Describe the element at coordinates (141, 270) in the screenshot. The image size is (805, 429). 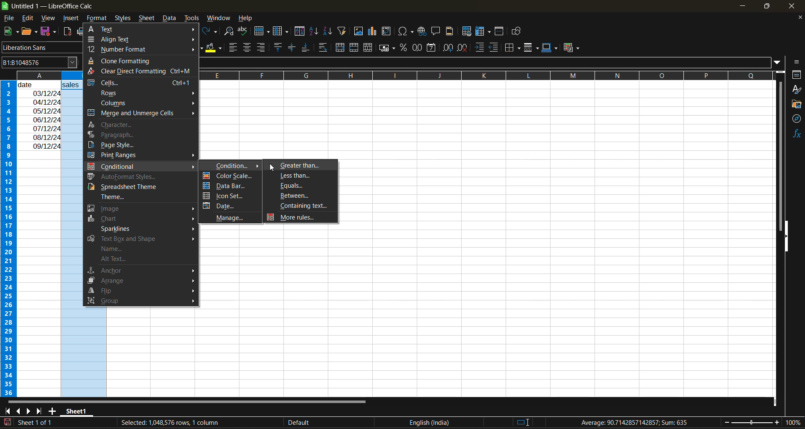
I see `anchor` at that location.